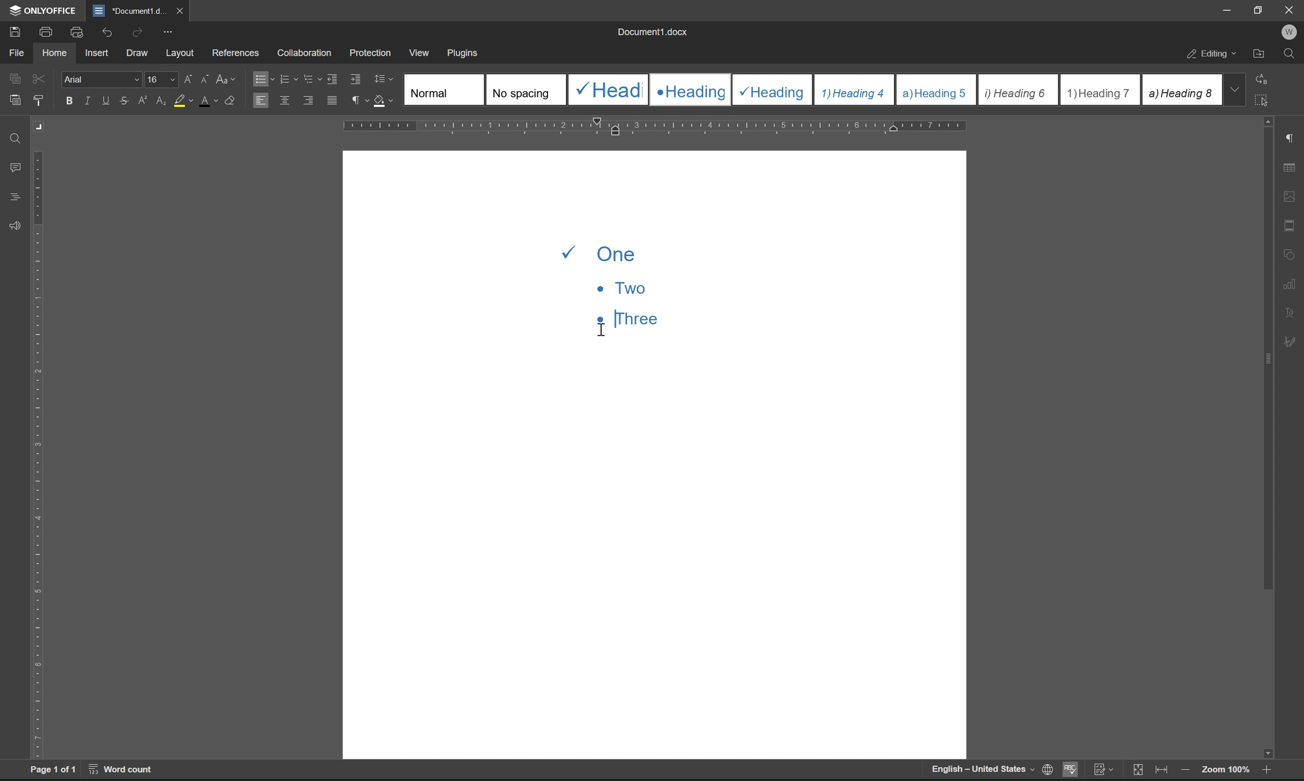 The height and width of the screenshot is (781, 1304). What do you see at coordinates (308, 53) in the screenshot?
I see `collaboration` at bounding box center [308, 53].